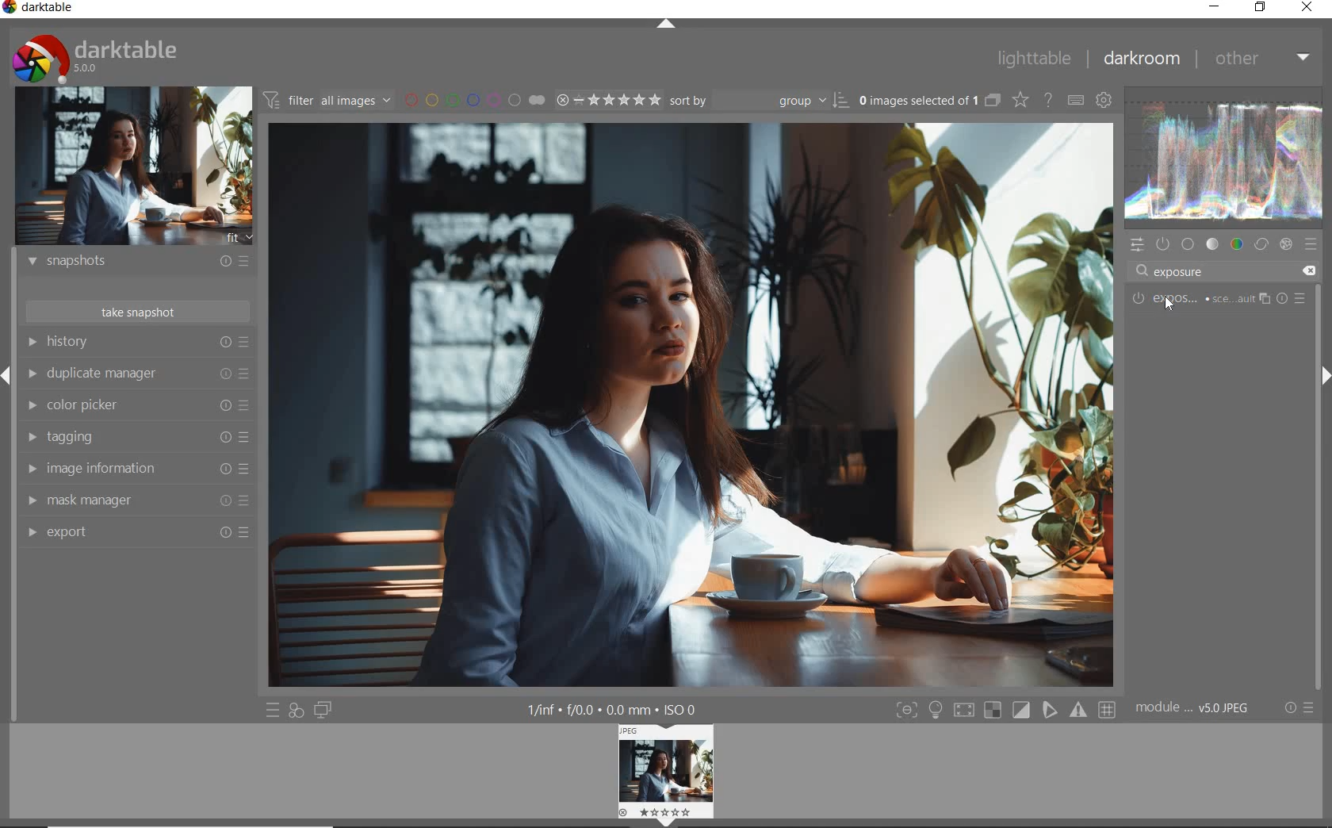  I want to click on reset or presets & preferences, so click(1299, 708).